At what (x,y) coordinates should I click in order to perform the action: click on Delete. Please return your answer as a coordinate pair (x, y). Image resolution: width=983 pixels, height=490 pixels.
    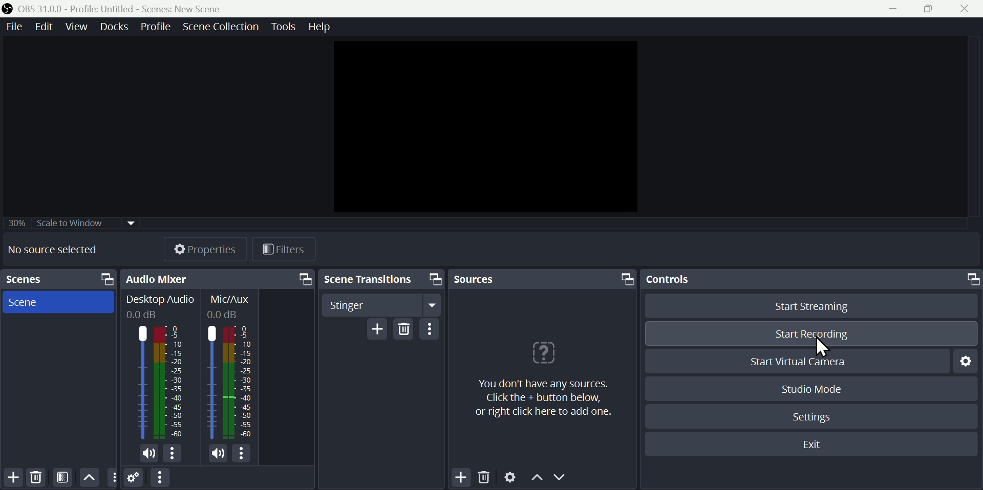
    Looking at the image, I should click on (38, 477).